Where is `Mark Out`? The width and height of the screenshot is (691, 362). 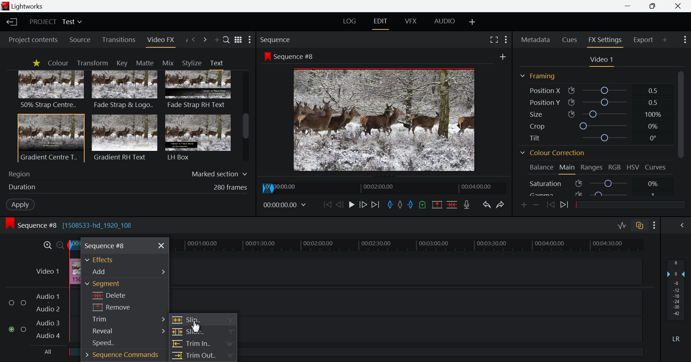
Mark Out is located at coordinates (410, 205).